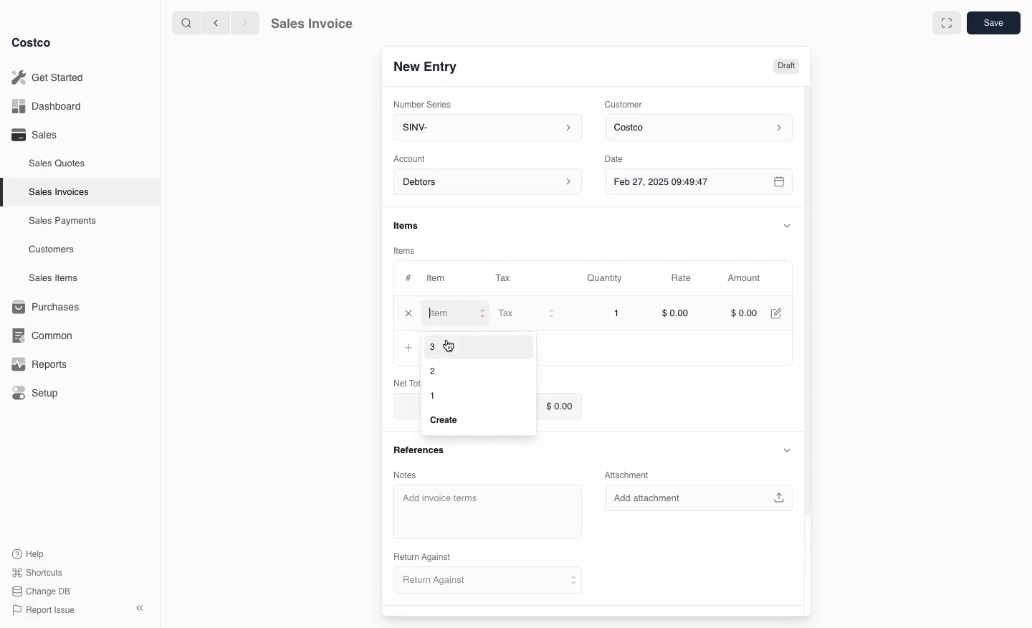 The height and width of the screenshot is (628, 1032). What do you see at coordinates (425, 67) in the screenshot?
I see `New Entry` at bounding box center [425, 67].